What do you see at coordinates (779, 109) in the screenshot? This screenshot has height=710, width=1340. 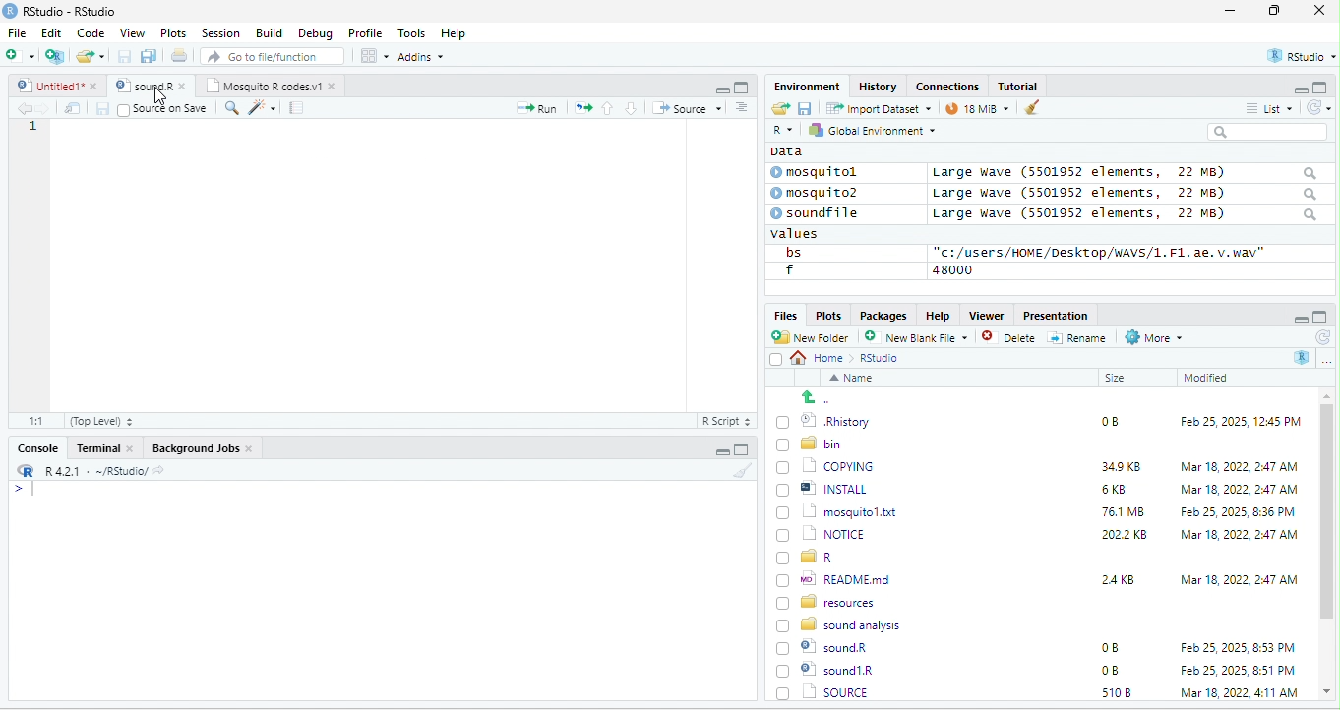 I see `open` at bounding box center [779, 109].